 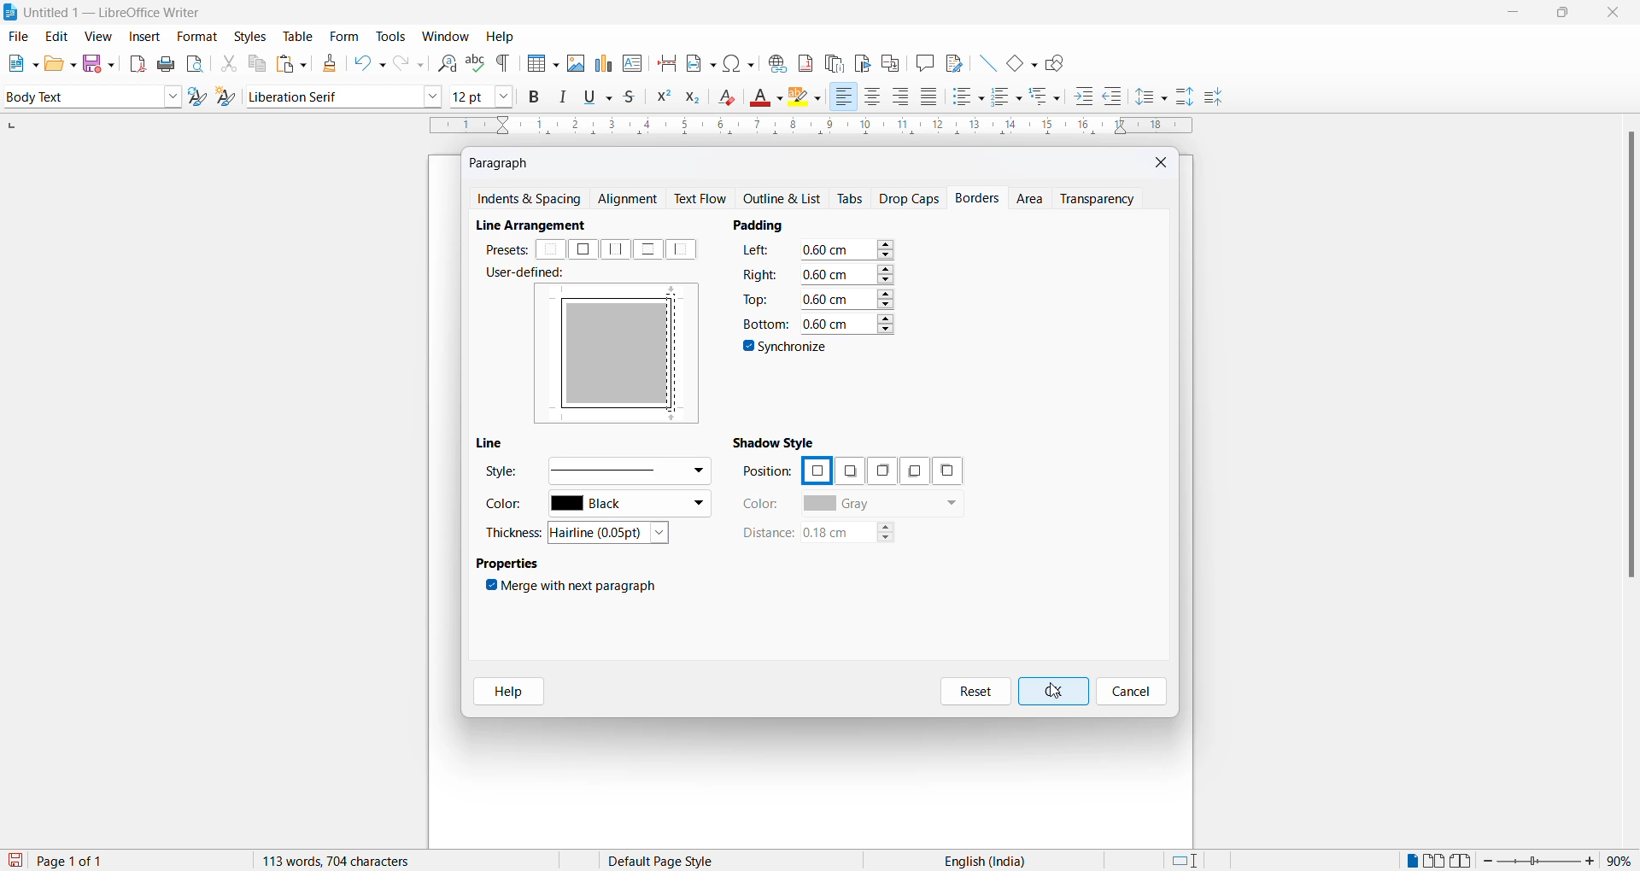 What do you see at coordinates (890, 61) in the screenshot?
I see `show track changes function` at bounding box center [890, 61].